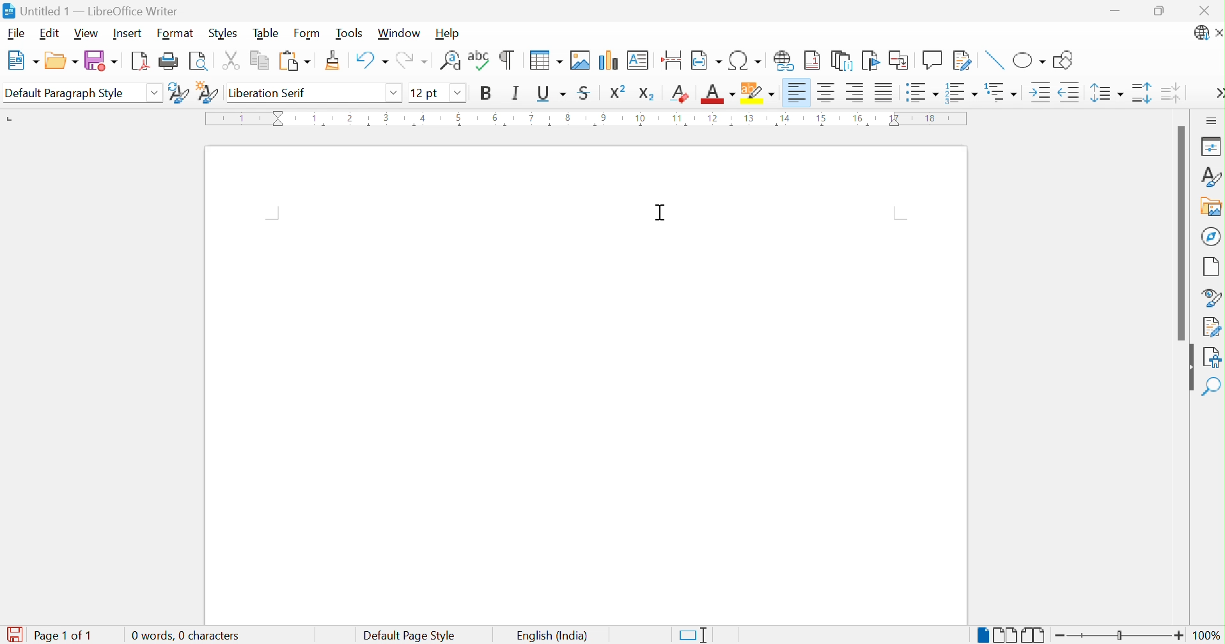 The image size is (1225, 644). I want to click on Open, so click(63, 61).